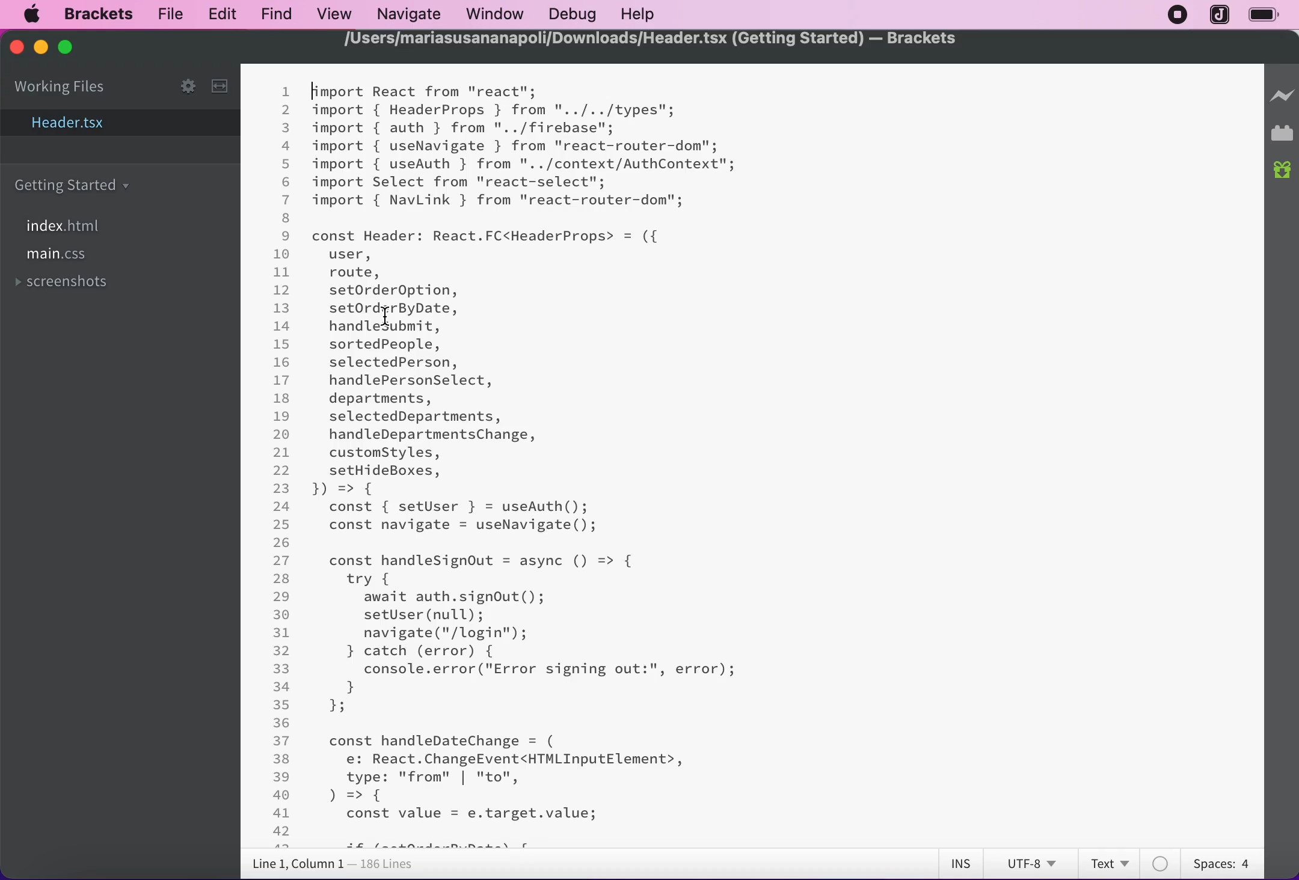  What do you see at coordinates (281, 471) in the screenshot?
I see `22` at bounding box center [281, 471].